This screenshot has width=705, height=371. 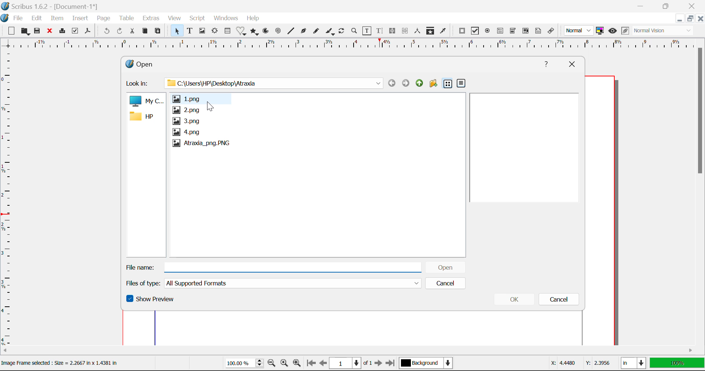 What do you see at coordinates (144, 283) in the screenshot?
I see `Files of type` at bounding box center [144, 283].